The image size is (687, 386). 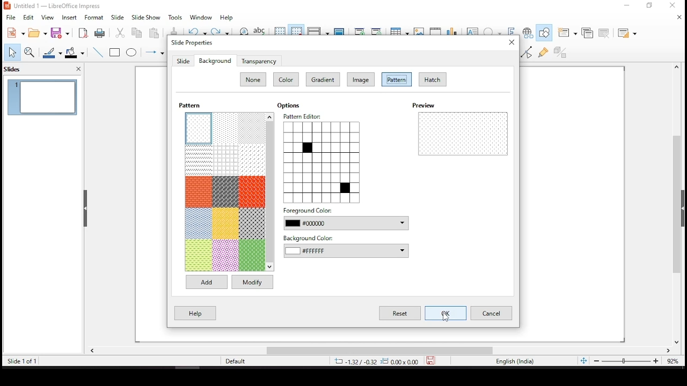 I want to click on pattern, so click(x=252, y=222).